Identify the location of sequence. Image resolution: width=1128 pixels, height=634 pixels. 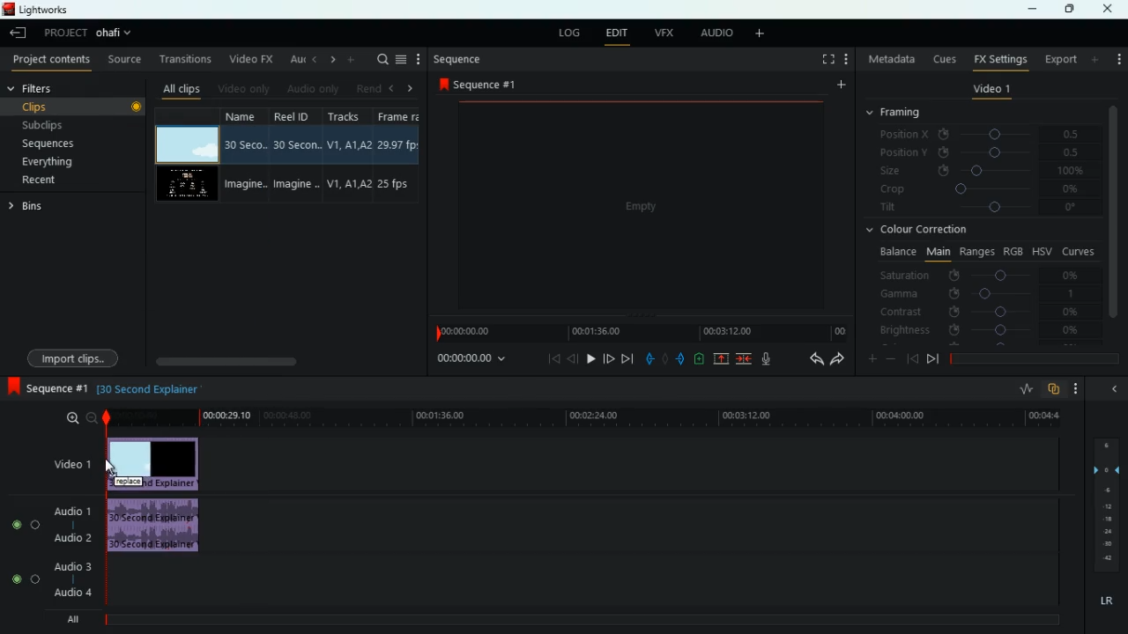
(45, 387).